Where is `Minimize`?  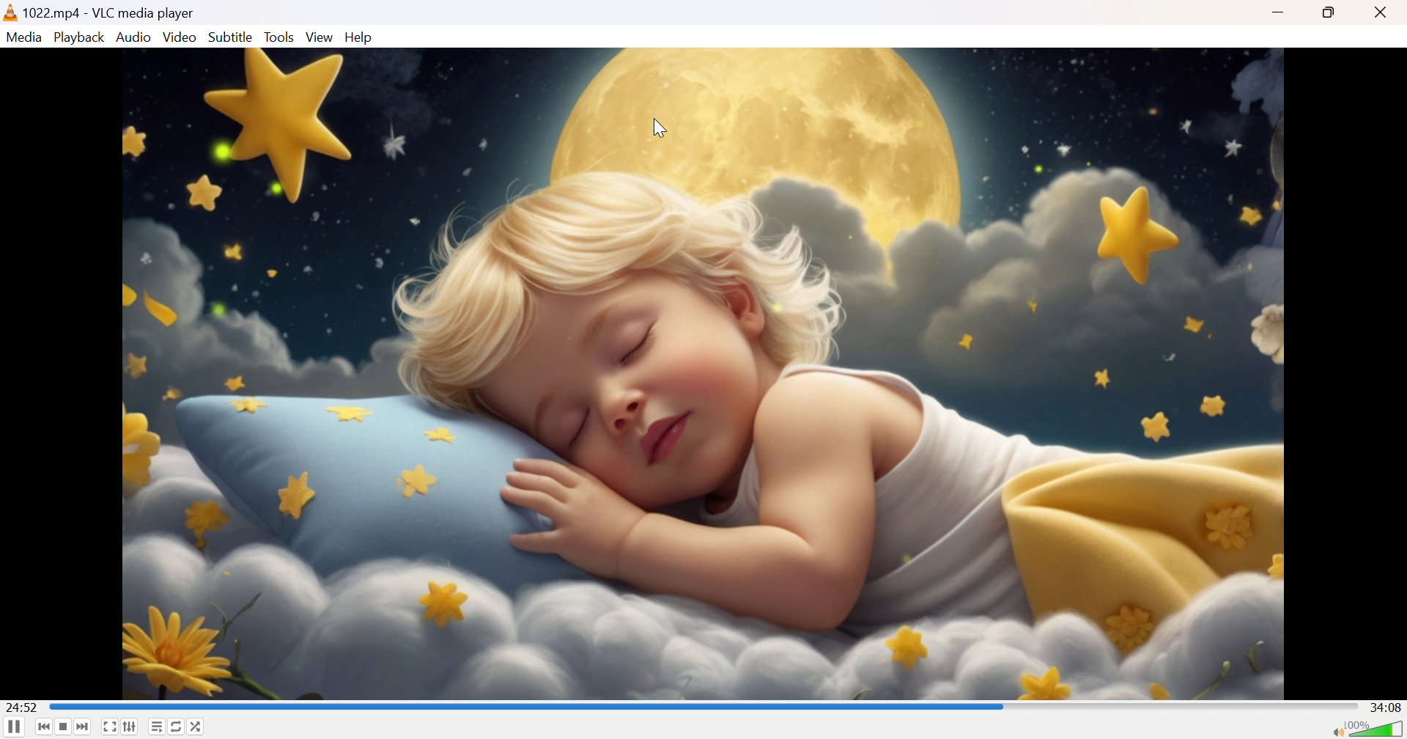 Minimize is located at coordinates (1279, 14).